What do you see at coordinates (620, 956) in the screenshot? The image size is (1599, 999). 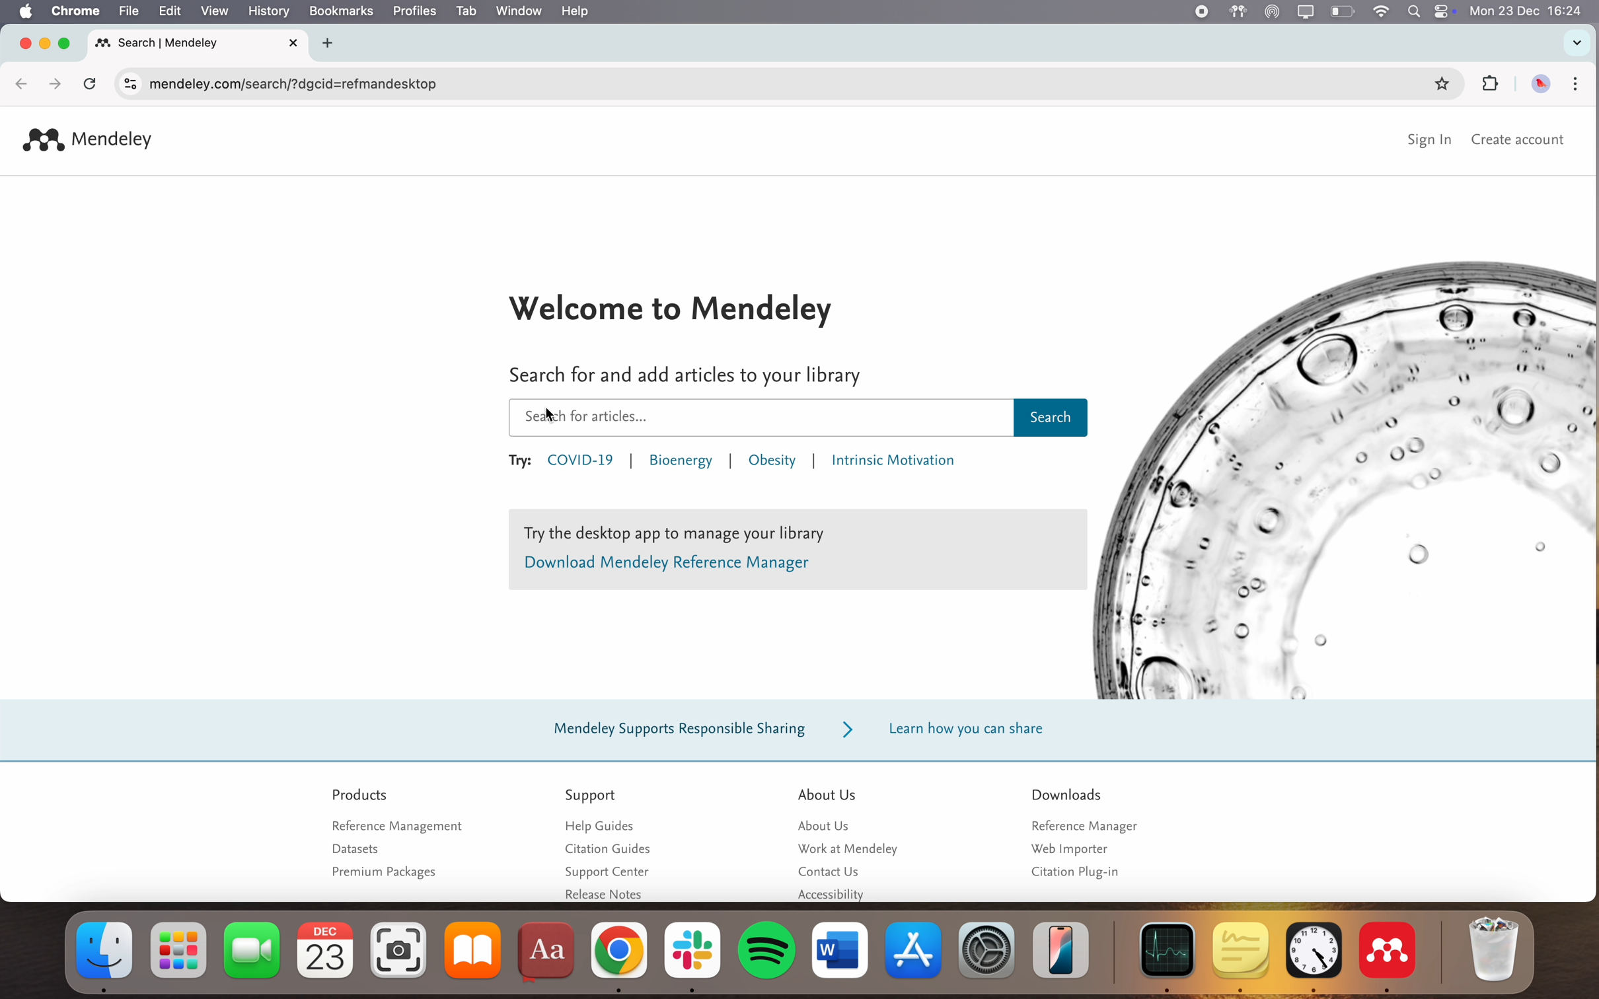 I see `Google Chrome` at bounding box center [620, 956].